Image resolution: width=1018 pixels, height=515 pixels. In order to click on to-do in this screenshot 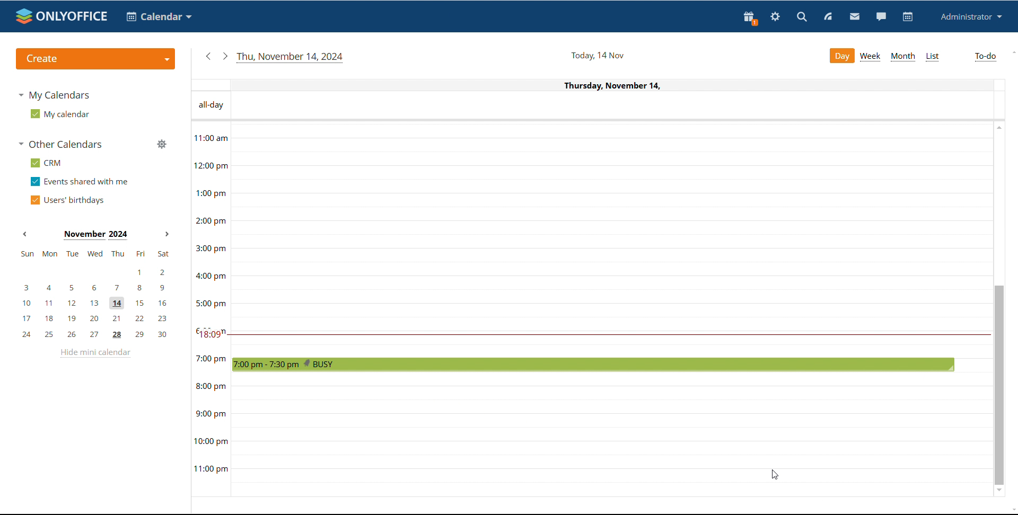, I will do `click(986, 57)`.